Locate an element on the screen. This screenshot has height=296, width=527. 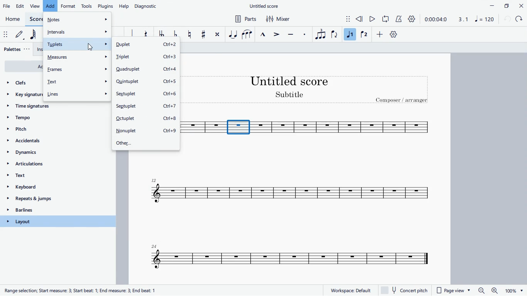
tie is located at coordinates (233, 34).